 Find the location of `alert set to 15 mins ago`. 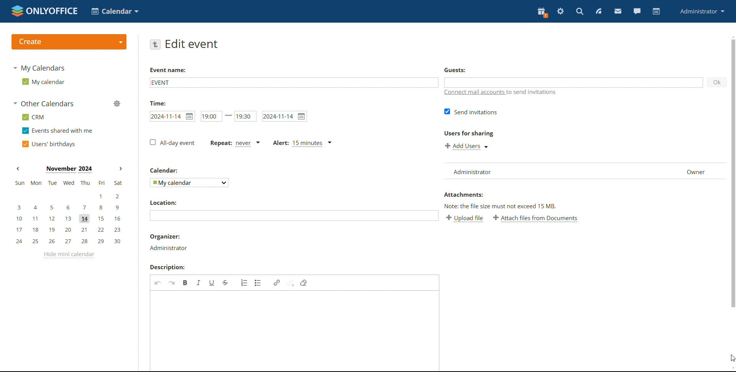

alert set to 15 mins ago is located at coordinates (302, 143).